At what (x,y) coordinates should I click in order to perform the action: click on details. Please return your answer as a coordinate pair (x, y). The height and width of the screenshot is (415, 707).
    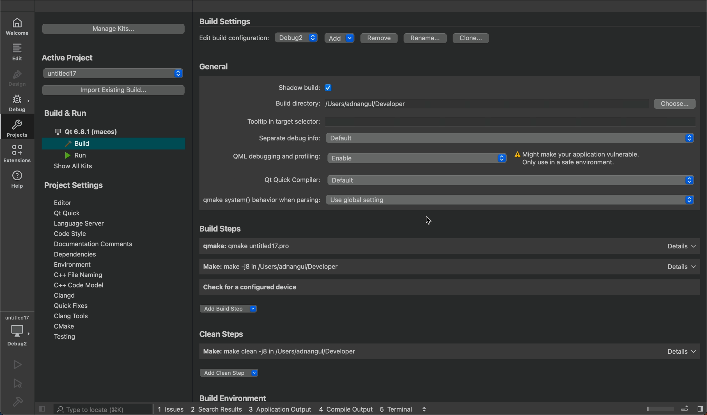
    Looking at the image, I should click on (683, 353).